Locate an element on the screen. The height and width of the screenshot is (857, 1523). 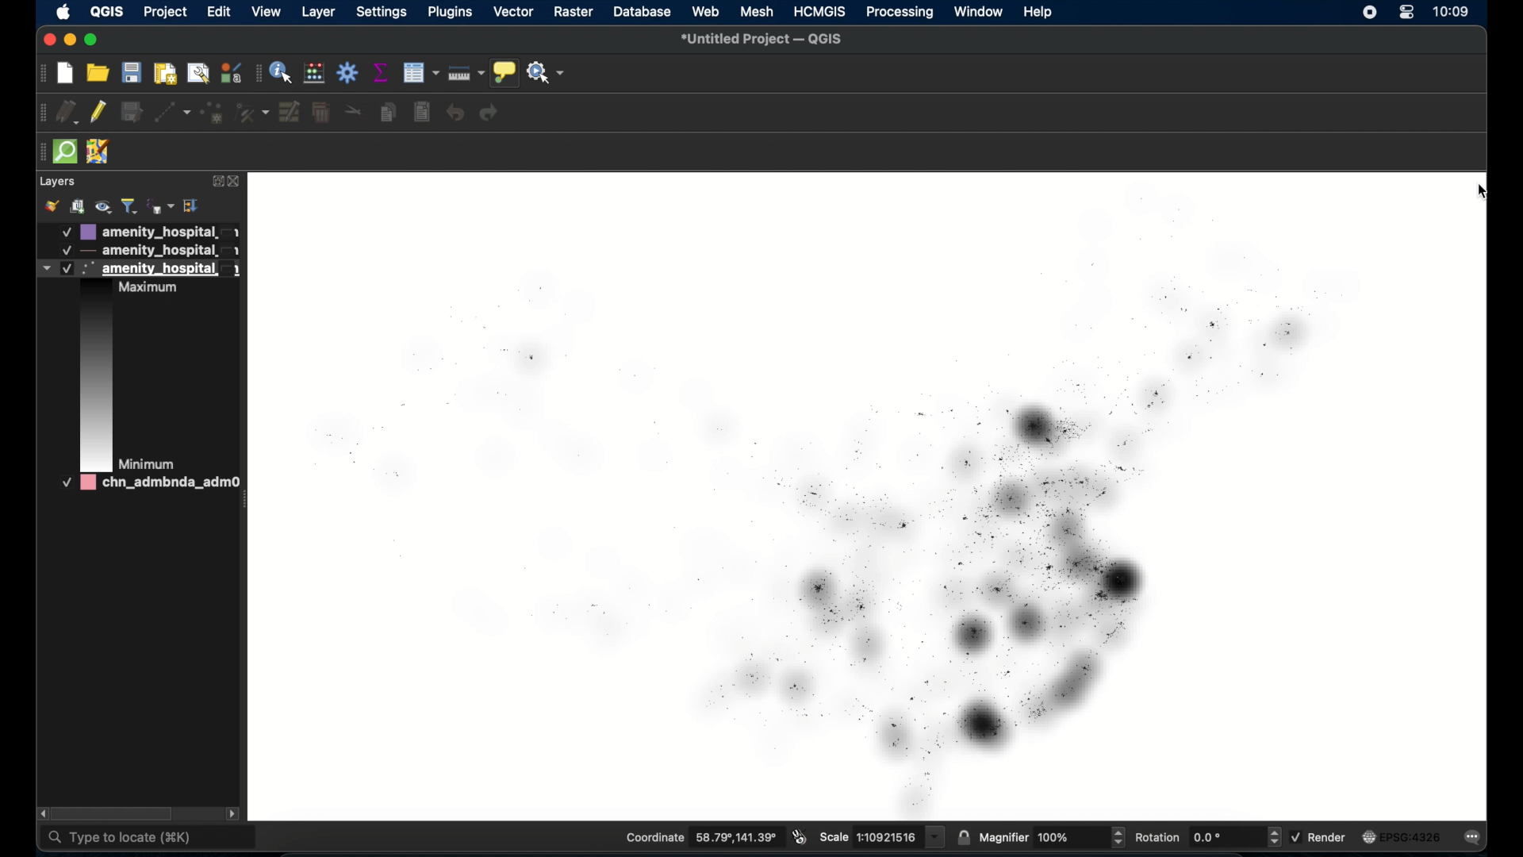
attribute toolbar is located at coordinates (258, 75).